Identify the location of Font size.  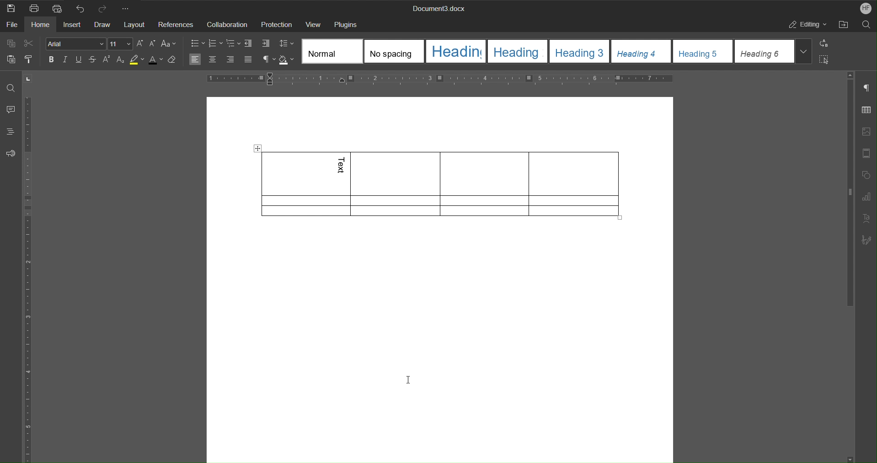
(121, 44).